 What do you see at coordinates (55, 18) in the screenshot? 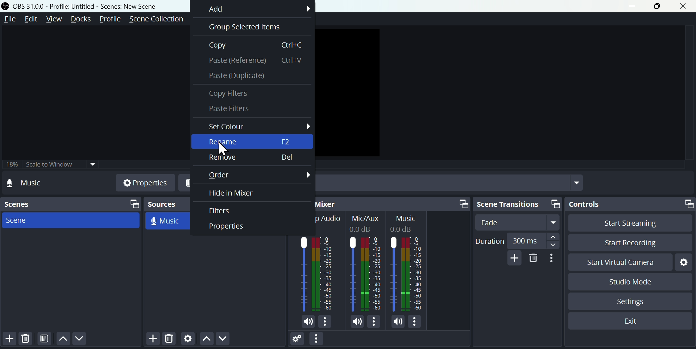
I see `View` at bounding box center [55, 18].